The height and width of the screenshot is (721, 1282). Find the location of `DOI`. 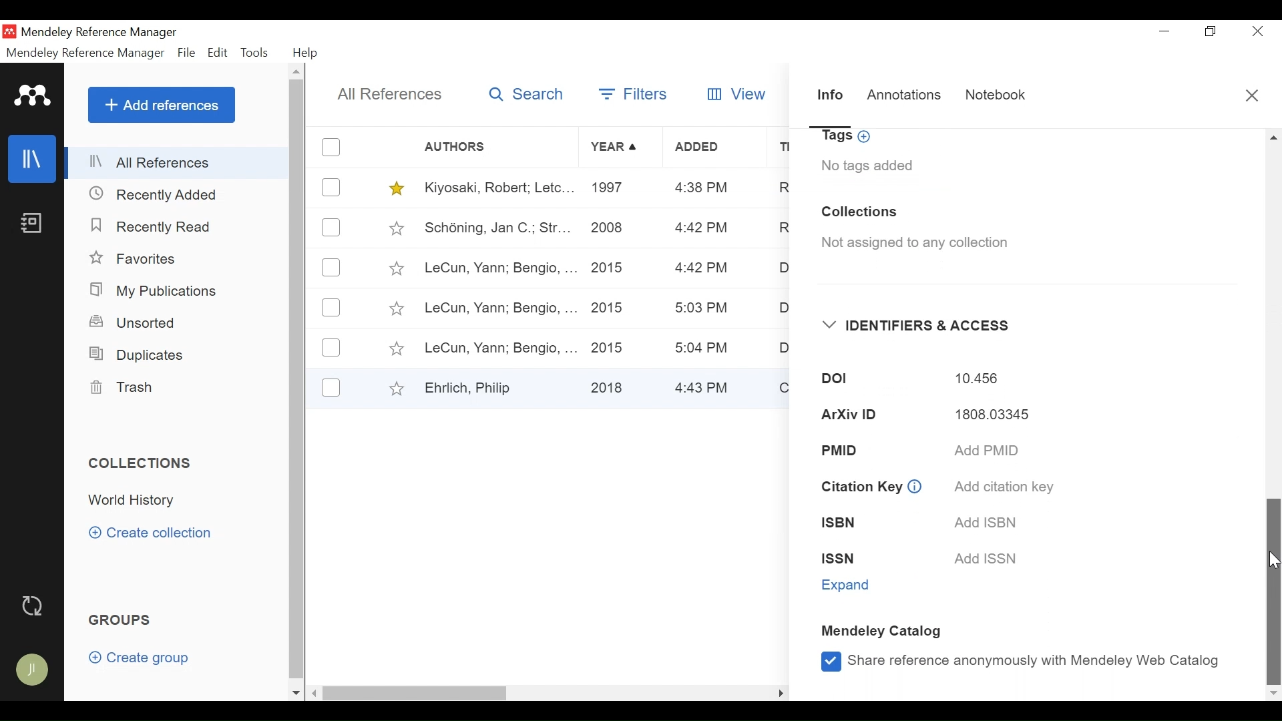

DOI is located at coordinates (825, 380).